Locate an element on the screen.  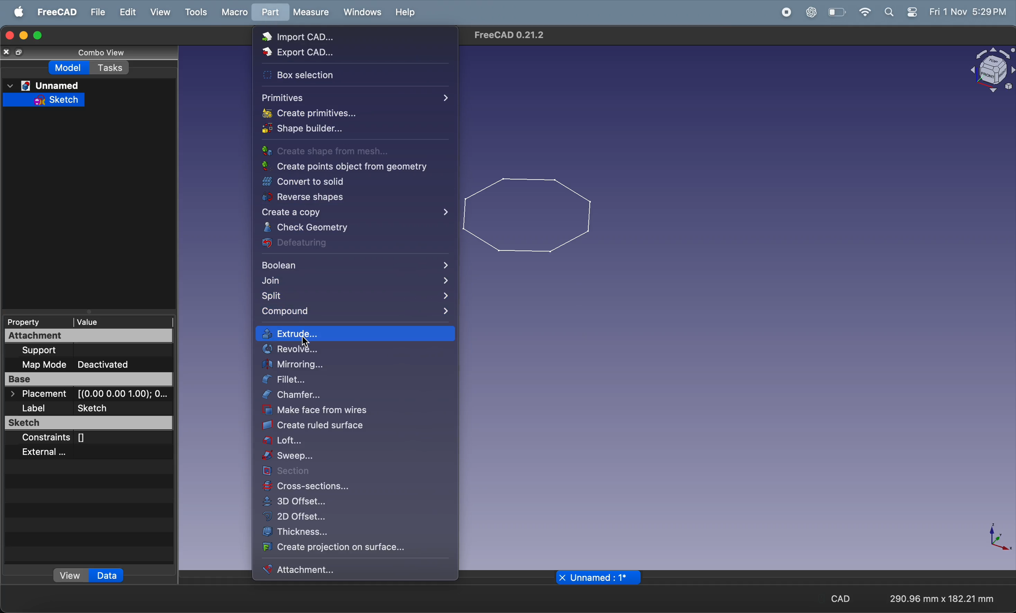
axis is located at coordinates (994, 541).